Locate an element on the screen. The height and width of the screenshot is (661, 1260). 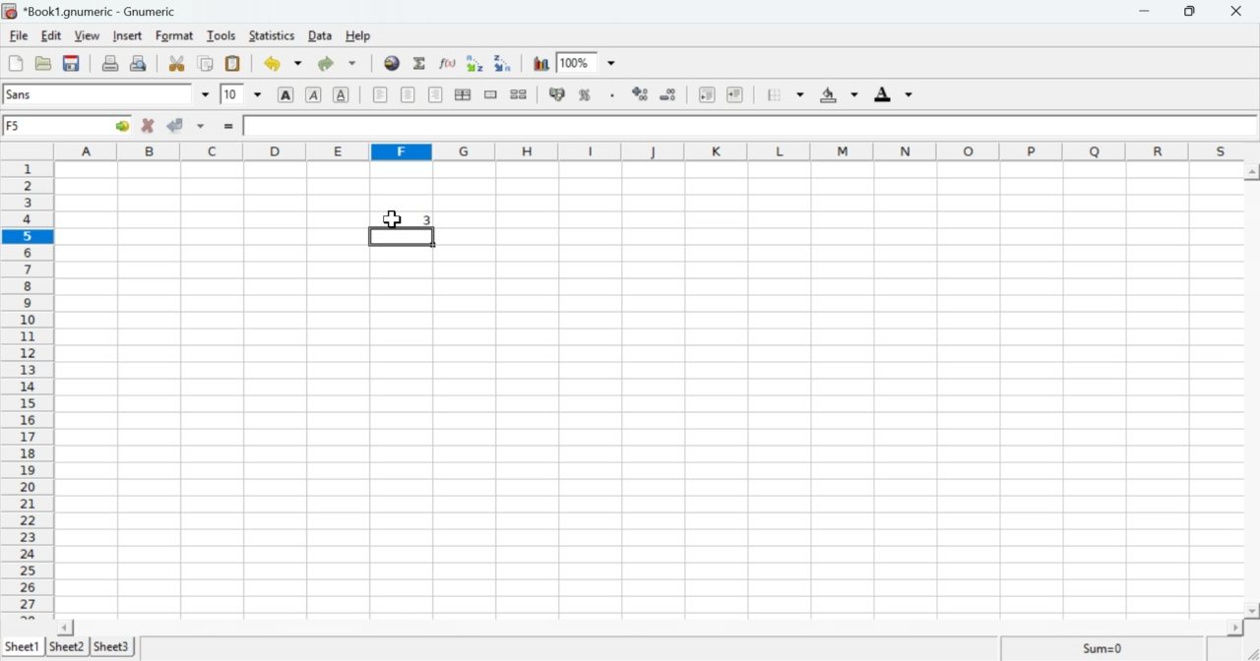
Cut is located at coordinates (177, 62).